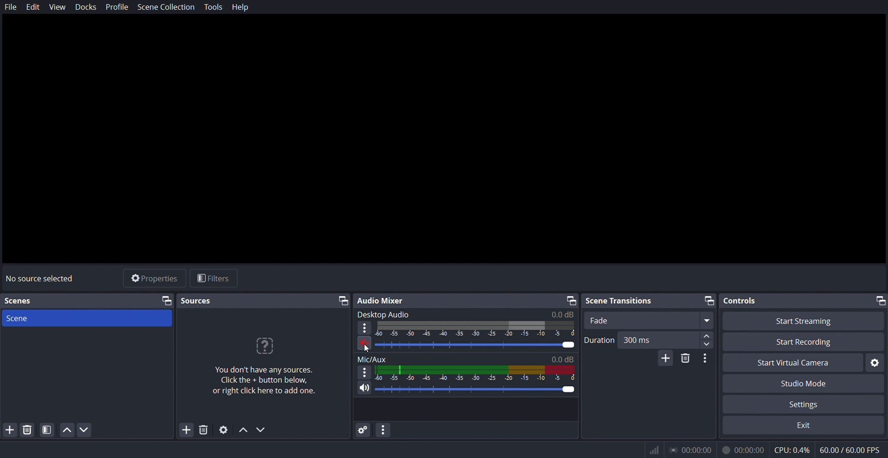  What do you see at coordinates (212, 8) in the screenshot?
I see `tools` at bounding box center [212, 8].